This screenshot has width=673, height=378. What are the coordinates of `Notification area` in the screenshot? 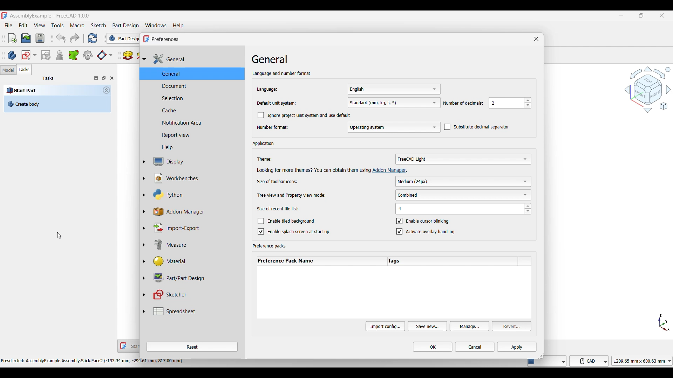 It's located at (195, 122).